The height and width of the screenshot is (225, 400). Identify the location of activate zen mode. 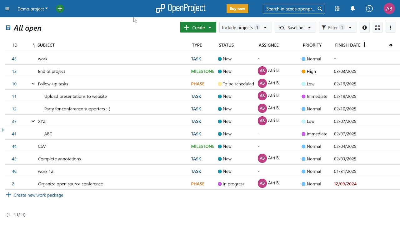
(378, 27).